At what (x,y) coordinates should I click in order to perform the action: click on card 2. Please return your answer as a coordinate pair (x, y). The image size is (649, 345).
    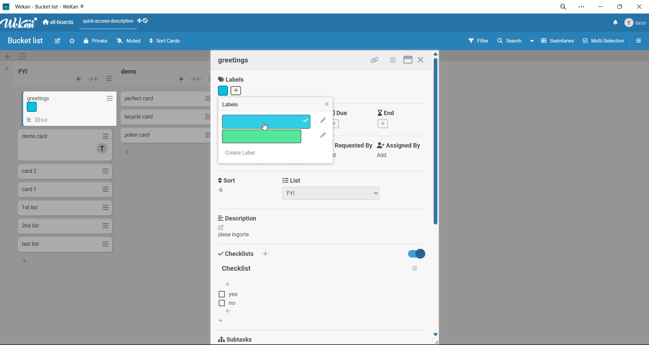
    Looking at the image, I should click on (64, 146).